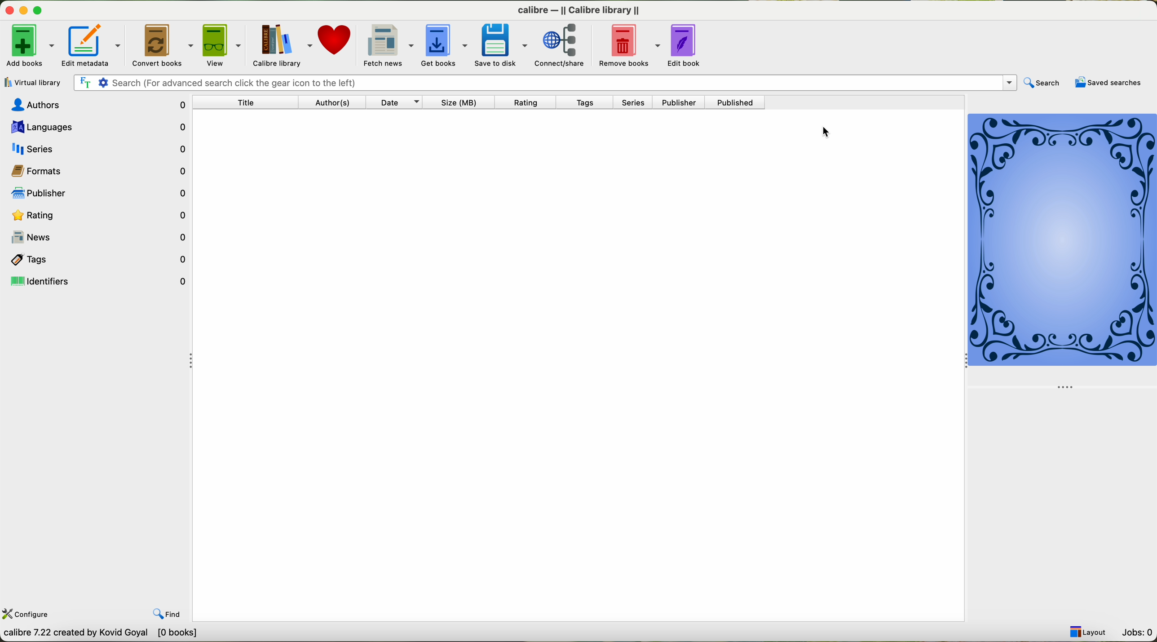  What do you see at coordinates (833, 133) in the screenshot?
I see `mouse` at bounding box center [833, 133].